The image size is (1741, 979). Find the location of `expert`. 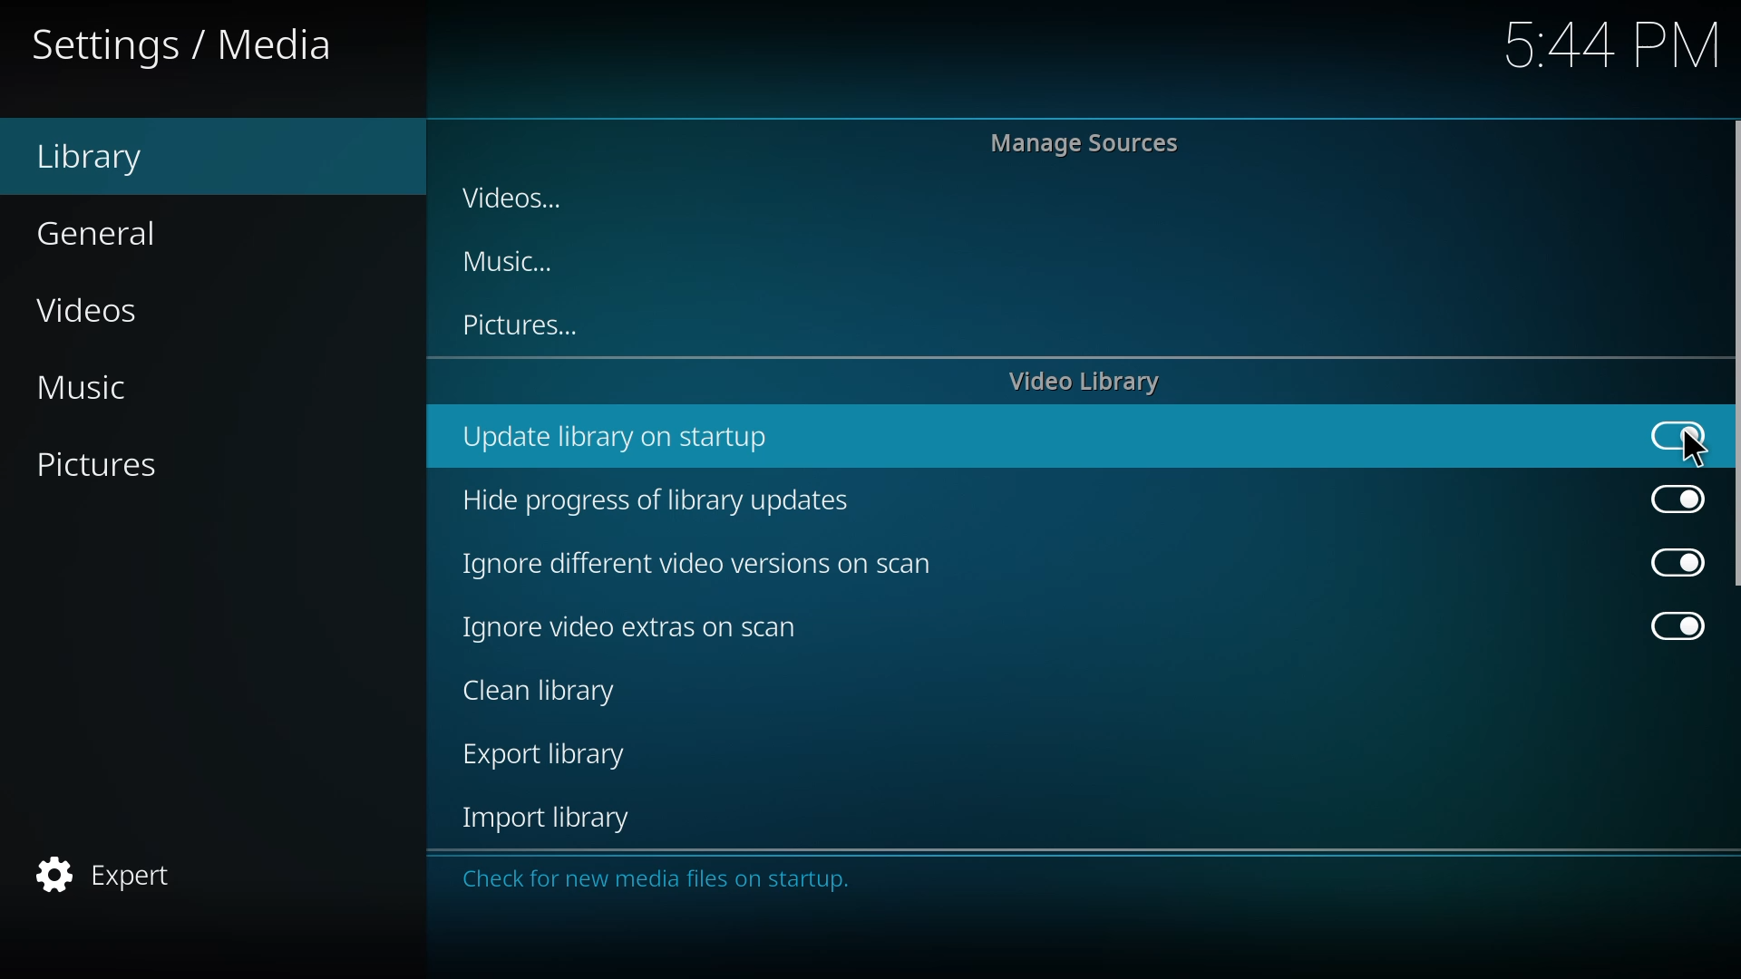

expert is located at coordinates (112, 876).